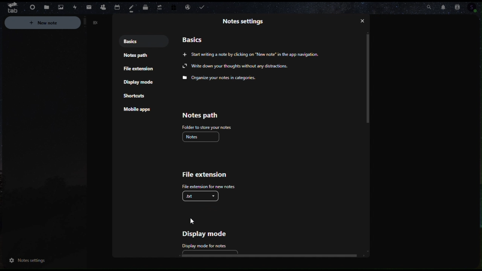 The height and width of the screenshot is (271, 482). What do you see at coordinates (461, 6) in the screenshot?
I see `Contacts` at bounding box center [461, 6].